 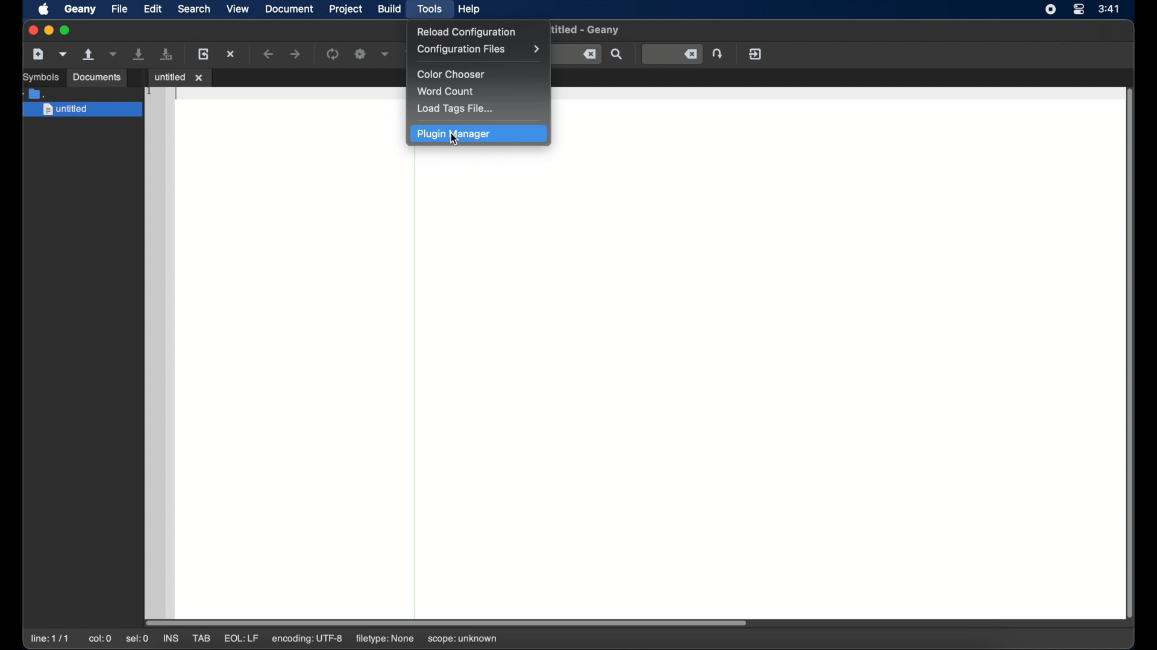 What do you see at coordinates (38, 54) in the screenshot?
I see `create a new file` at bounding box center [38, 54].